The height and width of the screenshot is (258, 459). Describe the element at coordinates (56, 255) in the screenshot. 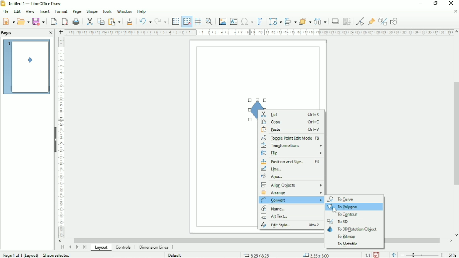

I see `Shape selected` at that location.